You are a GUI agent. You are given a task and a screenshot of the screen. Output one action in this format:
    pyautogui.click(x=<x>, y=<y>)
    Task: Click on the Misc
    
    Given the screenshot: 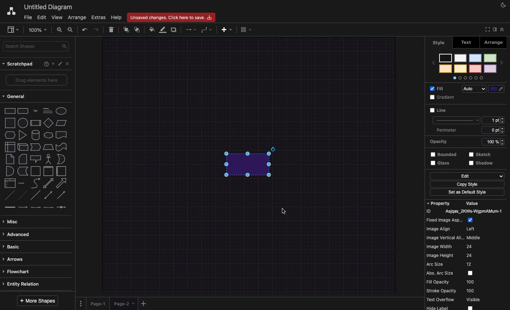 What is the action you would take?
    pyautogui.click(x=12, y=220)
    